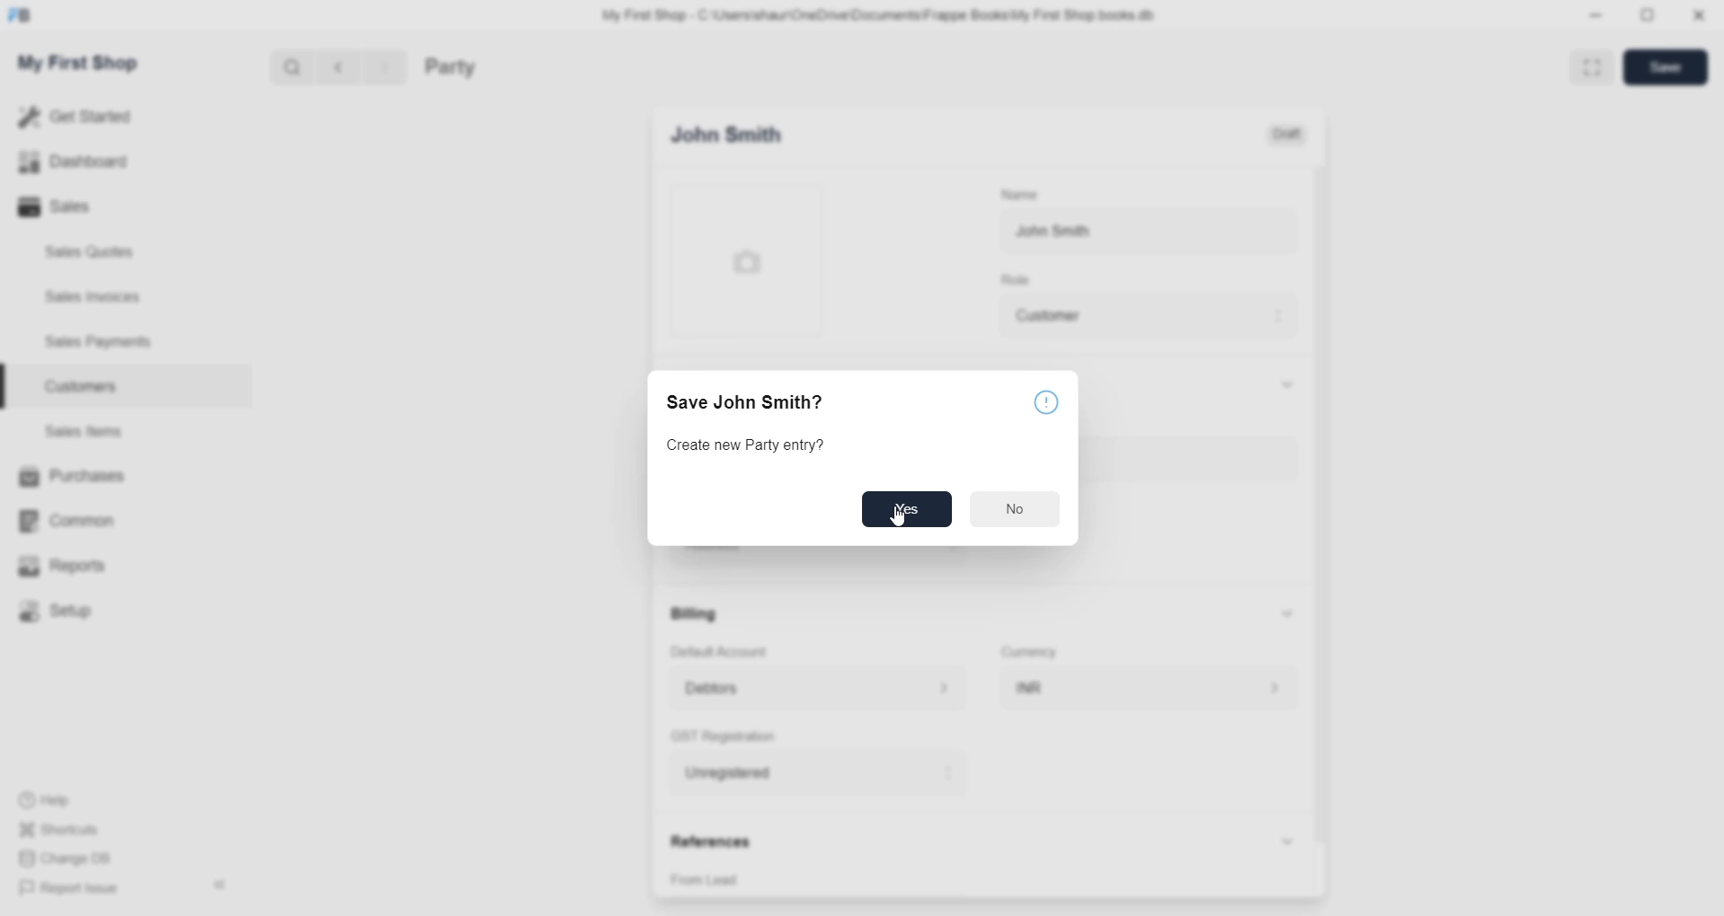 Image resolution: width=1724 pixels, height=916 pixels. What do you see at coordinates (384, 68) in the screenshot?
I see `go forward` at bounding box center [384, 68].